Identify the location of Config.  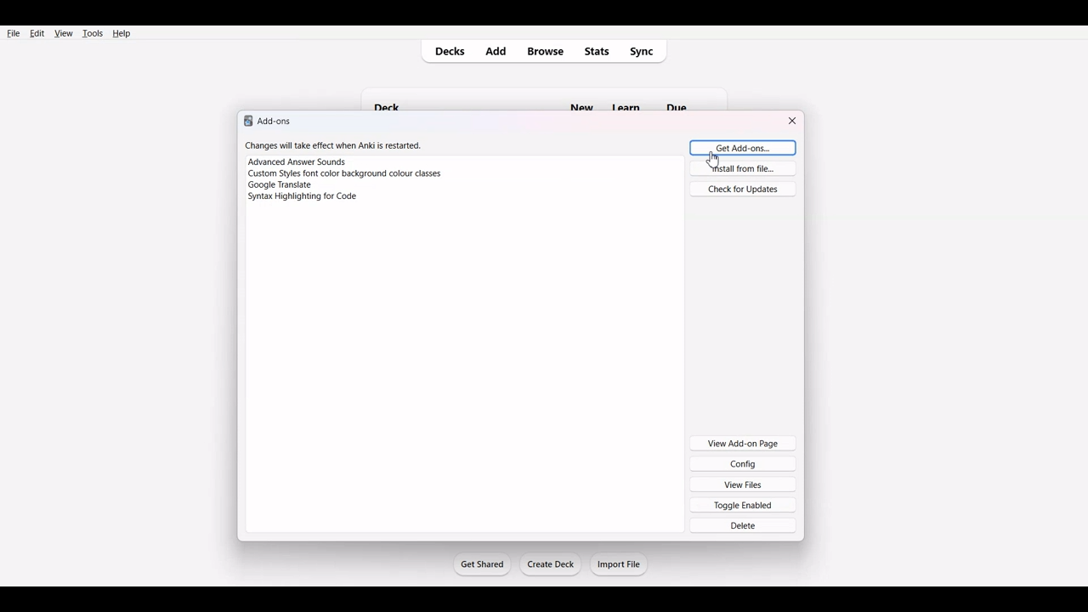
(743, 463).